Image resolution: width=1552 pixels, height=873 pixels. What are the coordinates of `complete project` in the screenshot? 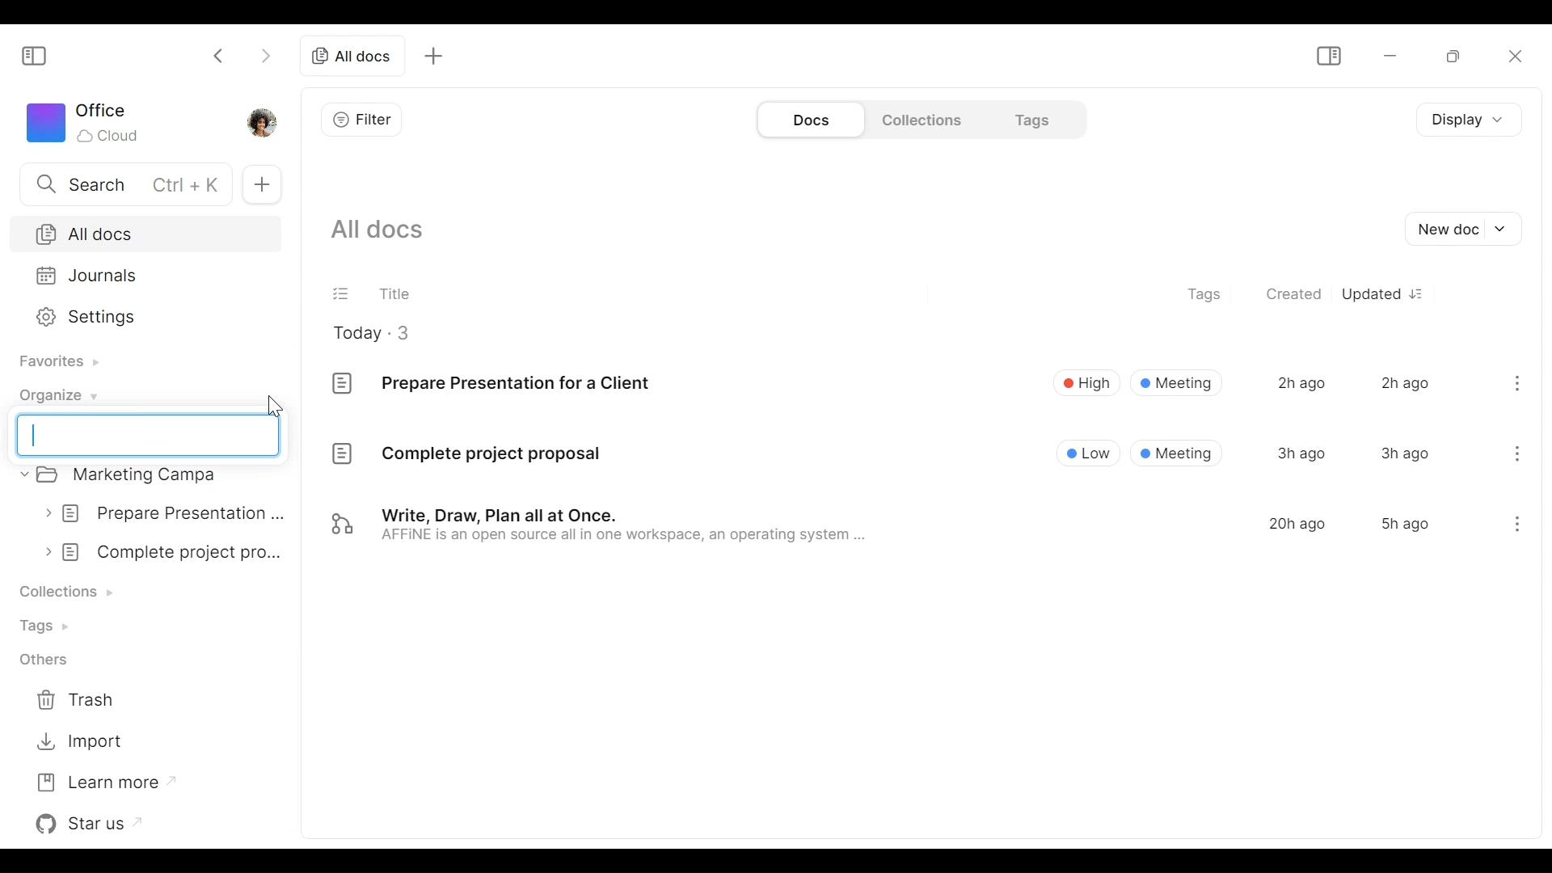 It's located at (167, 551).